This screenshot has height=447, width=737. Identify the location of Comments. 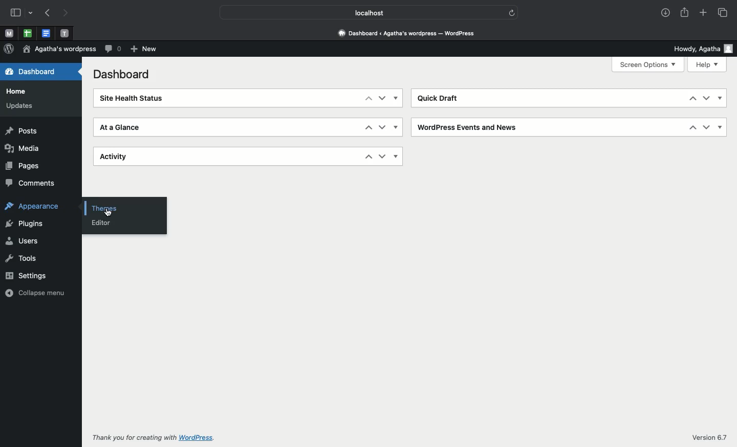
(113, 49).